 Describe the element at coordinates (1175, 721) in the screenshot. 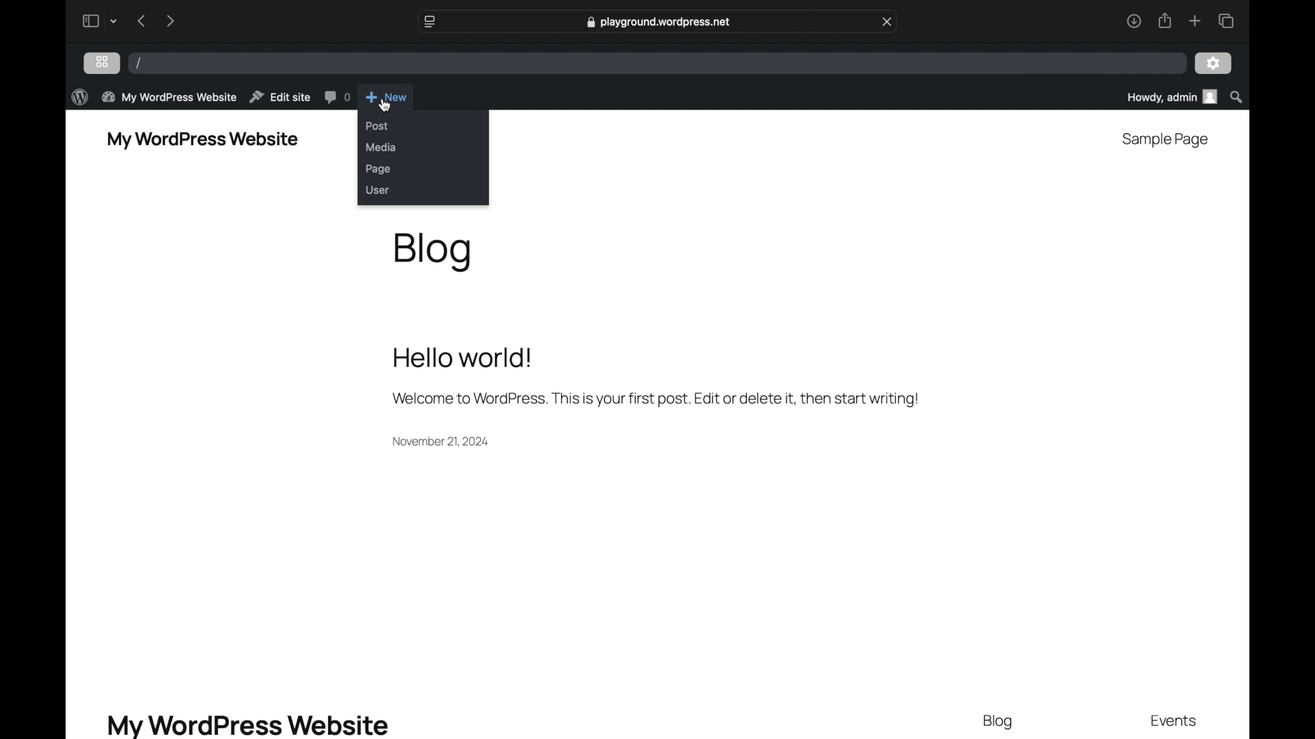

I see `events` at that location.